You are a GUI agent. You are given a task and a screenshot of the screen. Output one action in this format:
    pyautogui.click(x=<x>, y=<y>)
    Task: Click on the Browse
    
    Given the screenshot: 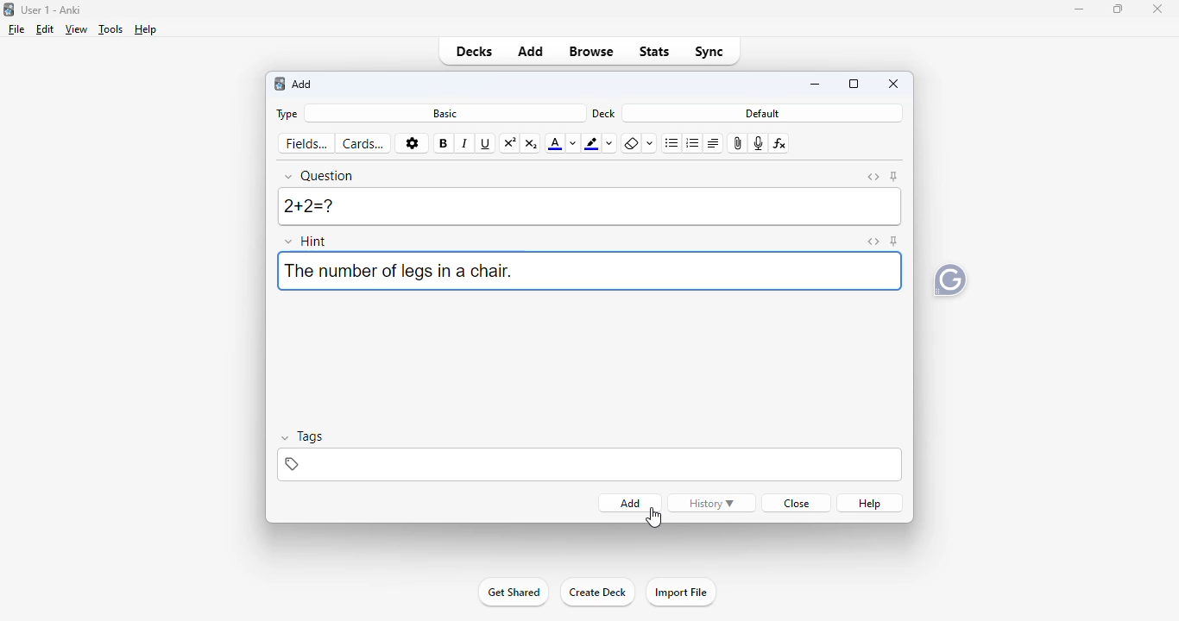 What is the action you would take?
    pyautogui.click(x=592, y=51)
    